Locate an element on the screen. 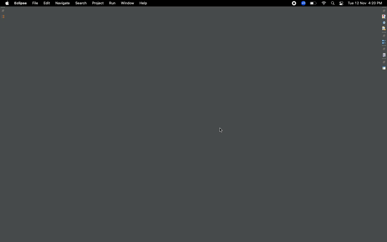 The width and height of the screenshot is (387, 242). filter is located at coordinates (384, 28).